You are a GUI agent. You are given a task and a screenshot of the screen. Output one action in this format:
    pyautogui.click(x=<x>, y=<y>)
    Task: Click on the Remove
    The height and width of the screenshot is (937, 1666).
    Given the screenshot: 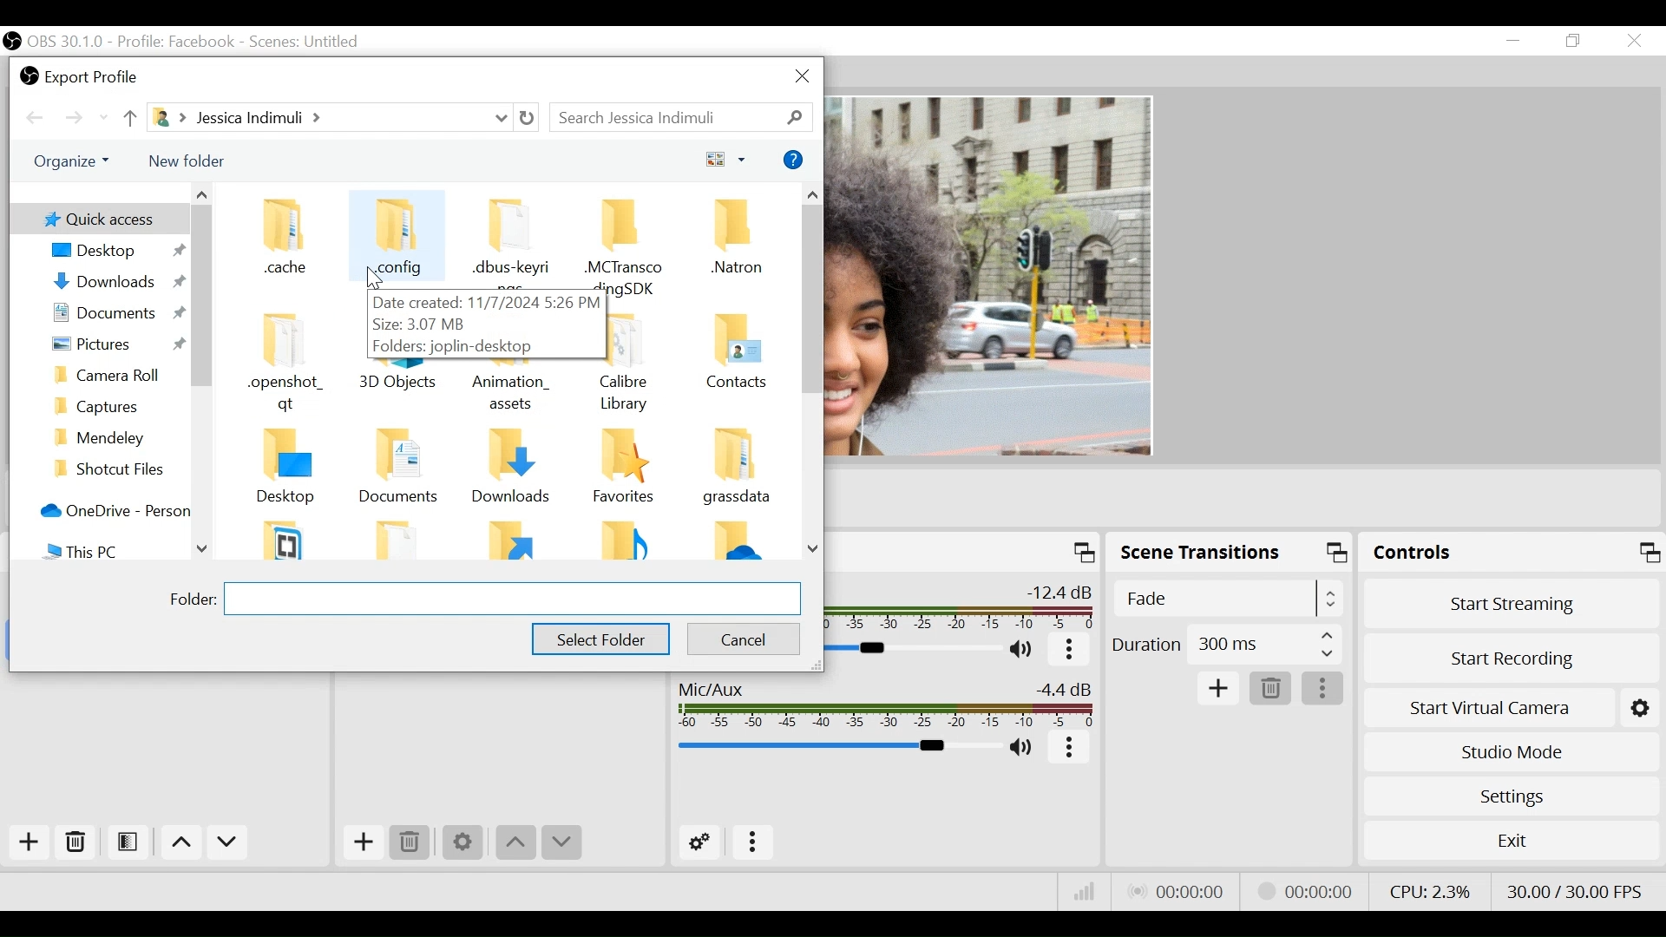 What is the action you would take?
    pyautogui.click(x=1272, y=689)
    